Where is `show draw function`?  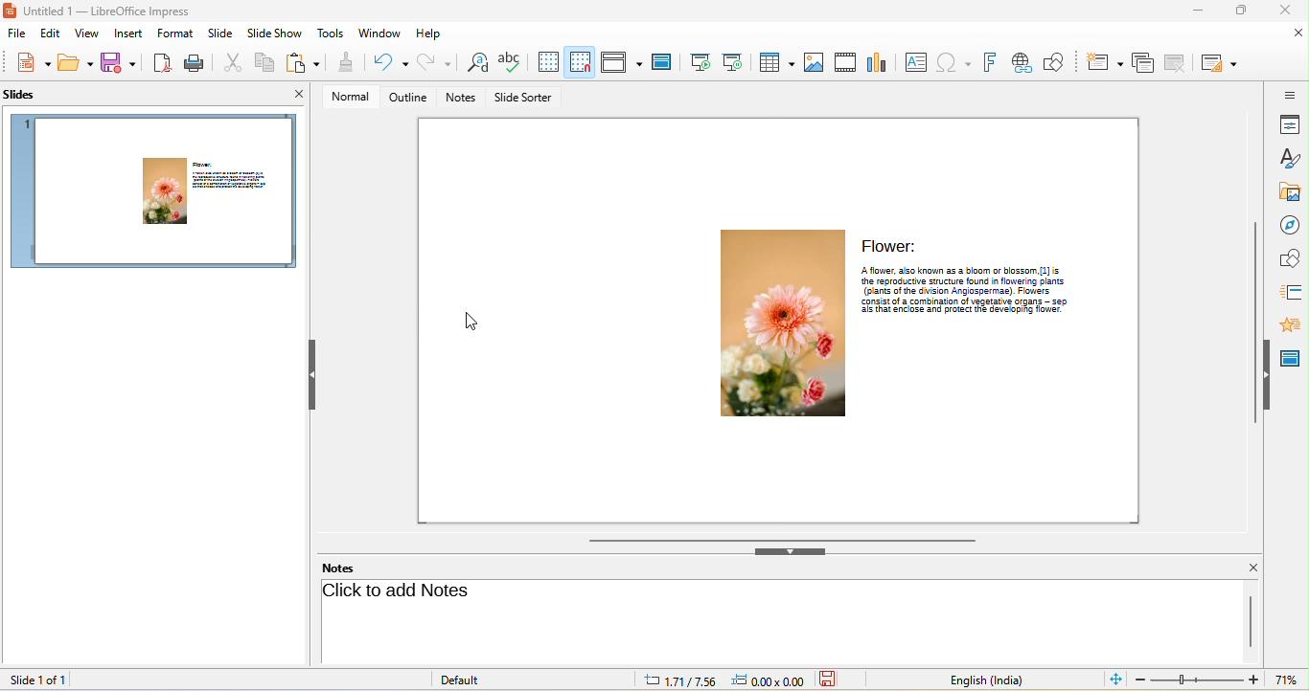
show draw function is located at coordinates (1057, 61).